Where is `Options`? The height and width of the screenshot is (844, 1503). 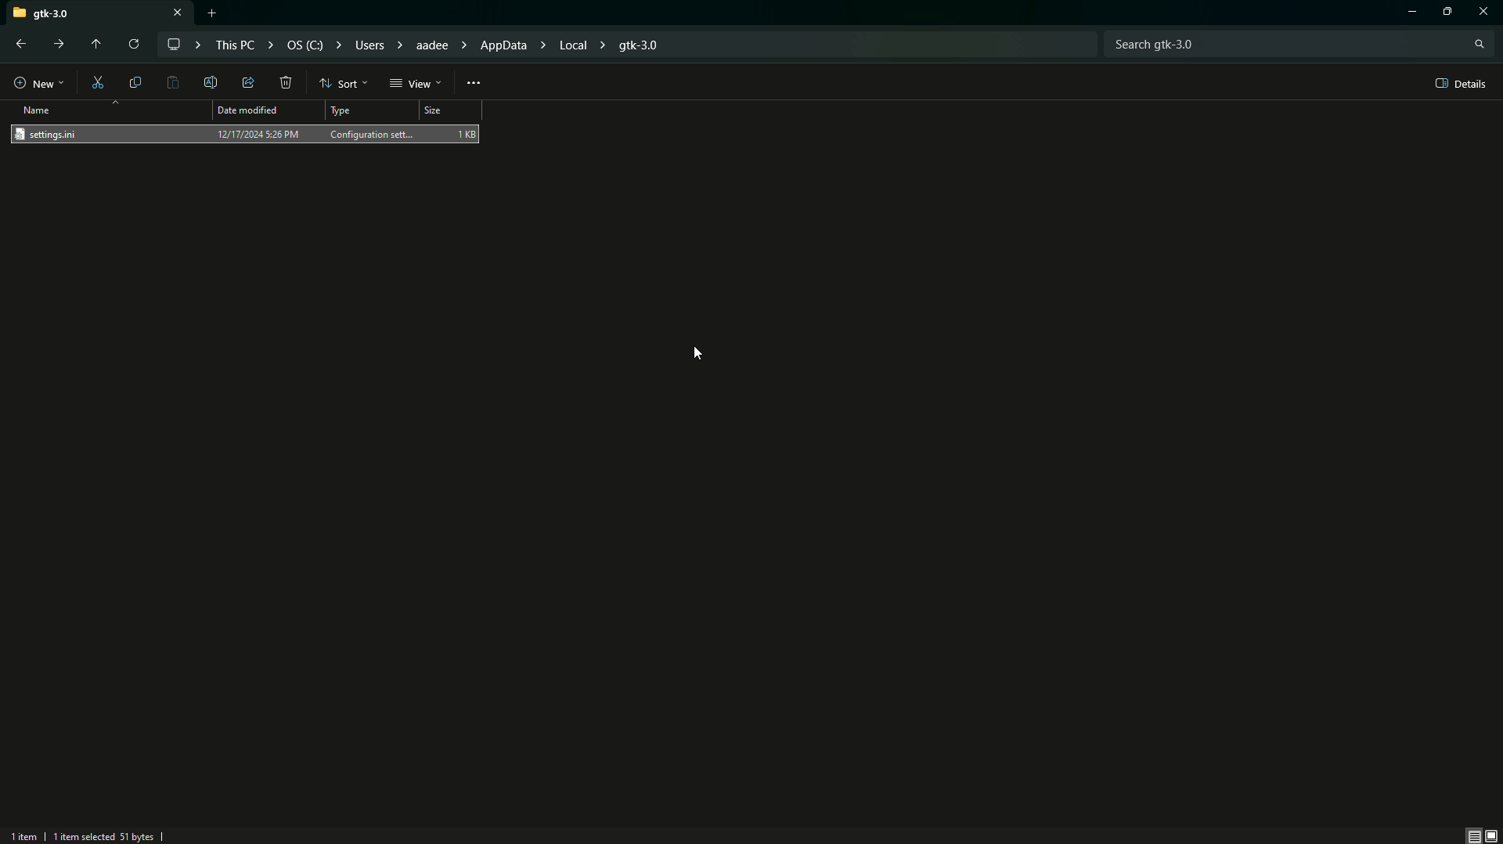
Options is located at coordinates (1450, 12).